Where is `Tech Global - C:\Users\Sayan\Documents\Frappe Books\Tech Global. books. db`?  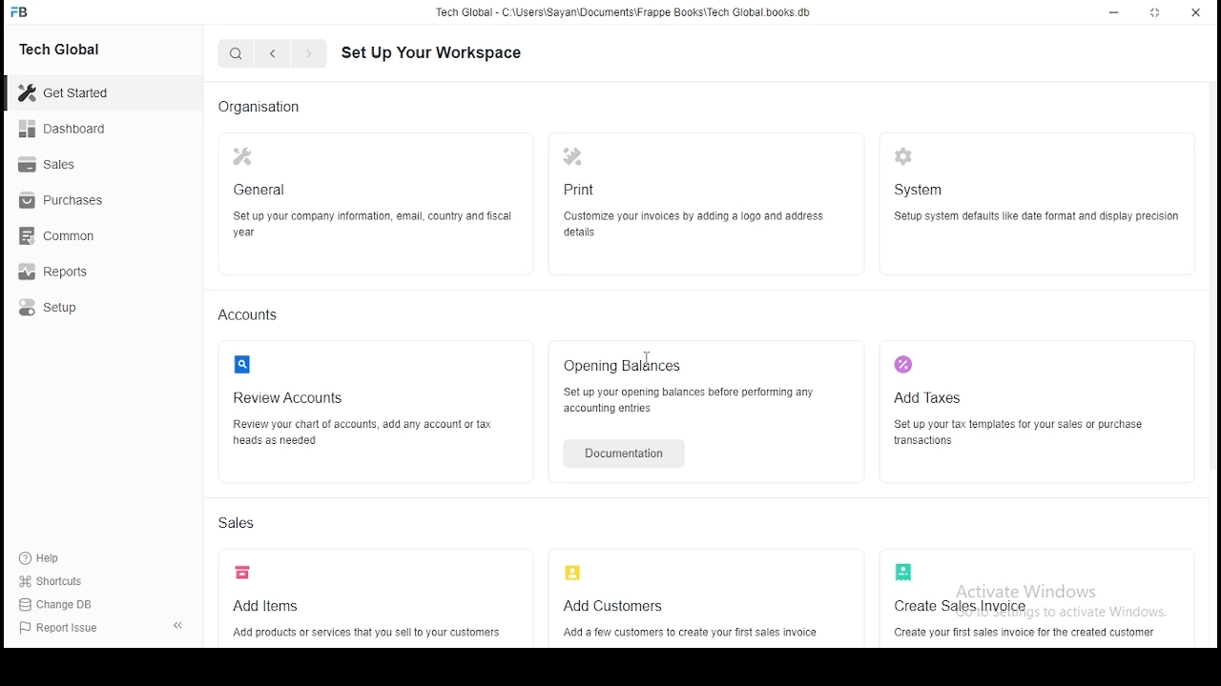
Tech Global - C:\Users\Sayan\Documents\Frappe Books\Tech Global. books. db is located at coordinates (623, 15).